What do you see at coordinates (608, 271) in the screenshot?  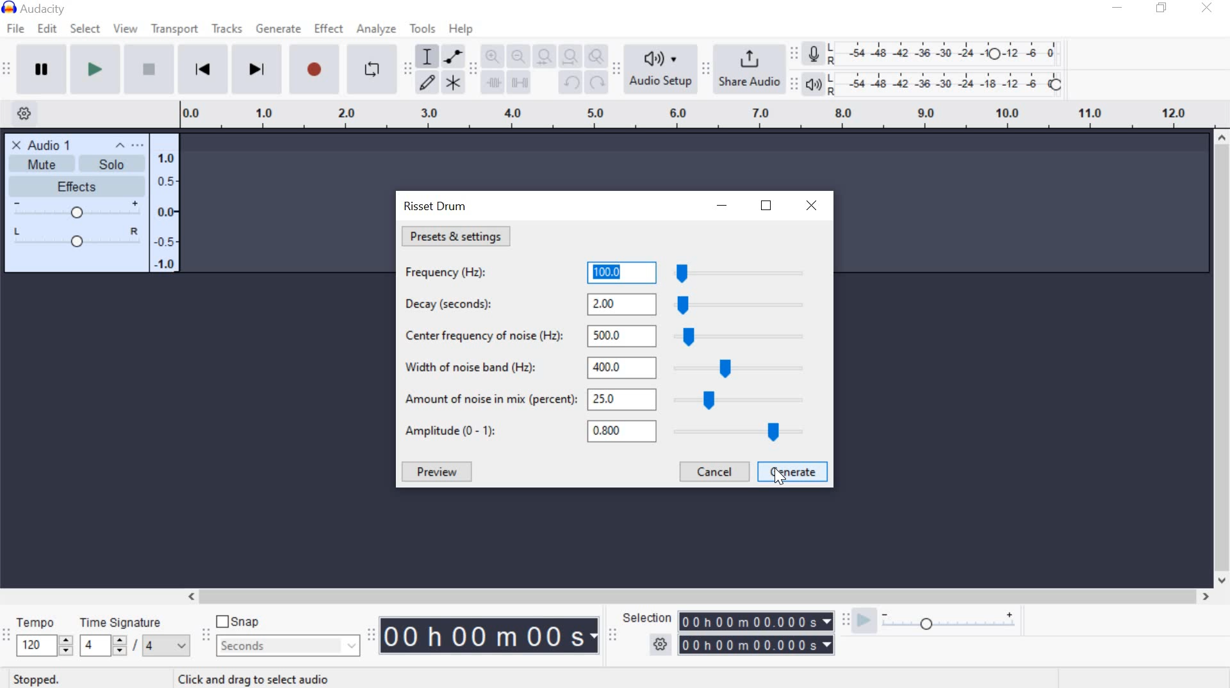 I see `Frequency` at bounding box center [608, 271].